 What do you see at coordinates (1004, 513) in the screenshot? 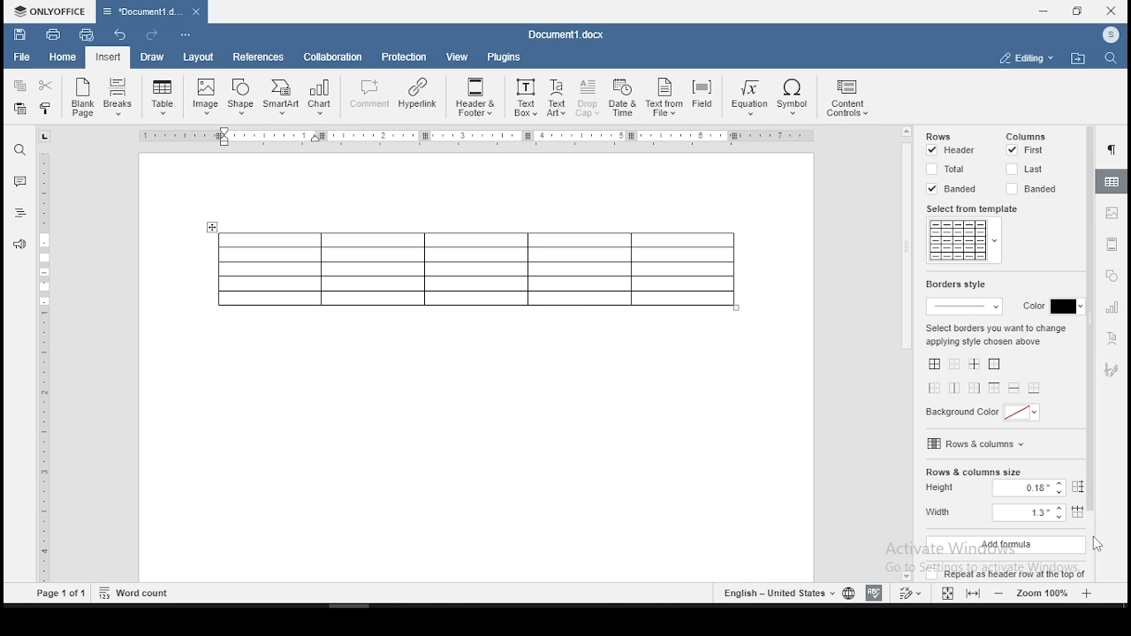
I see `width` at bounding box center [1004, 513].